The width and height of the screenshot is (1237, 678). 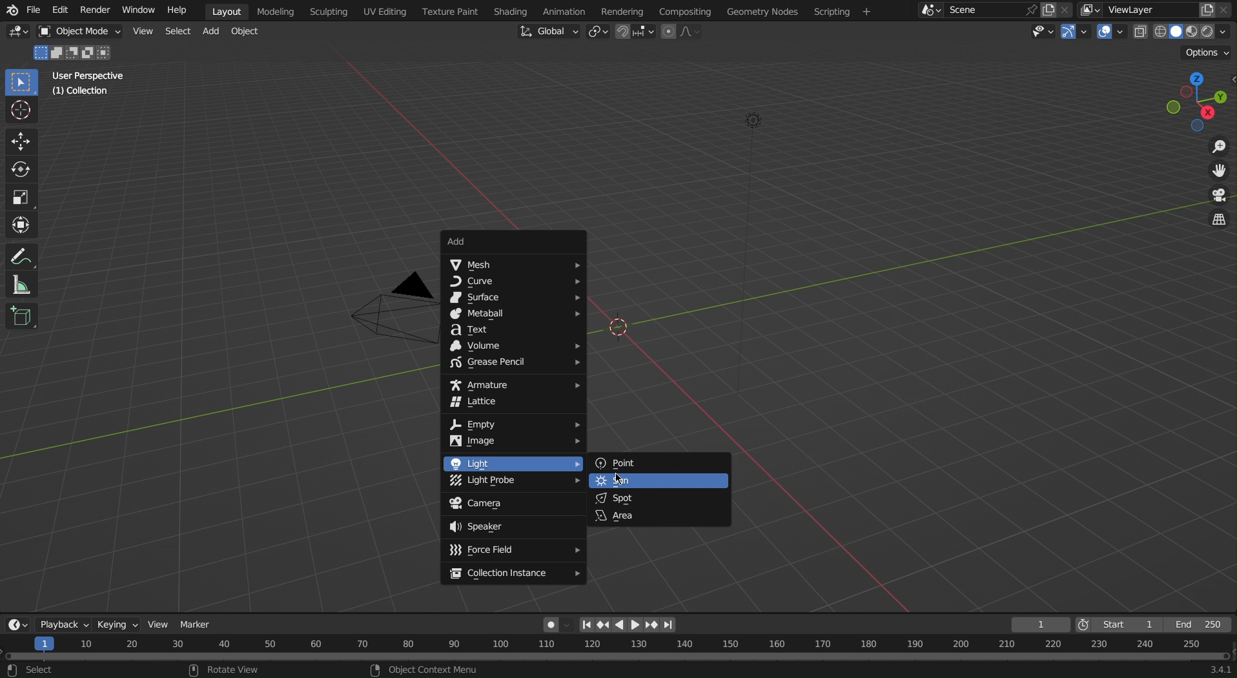 I want to click on Cursor, so click(x=23, y=111).